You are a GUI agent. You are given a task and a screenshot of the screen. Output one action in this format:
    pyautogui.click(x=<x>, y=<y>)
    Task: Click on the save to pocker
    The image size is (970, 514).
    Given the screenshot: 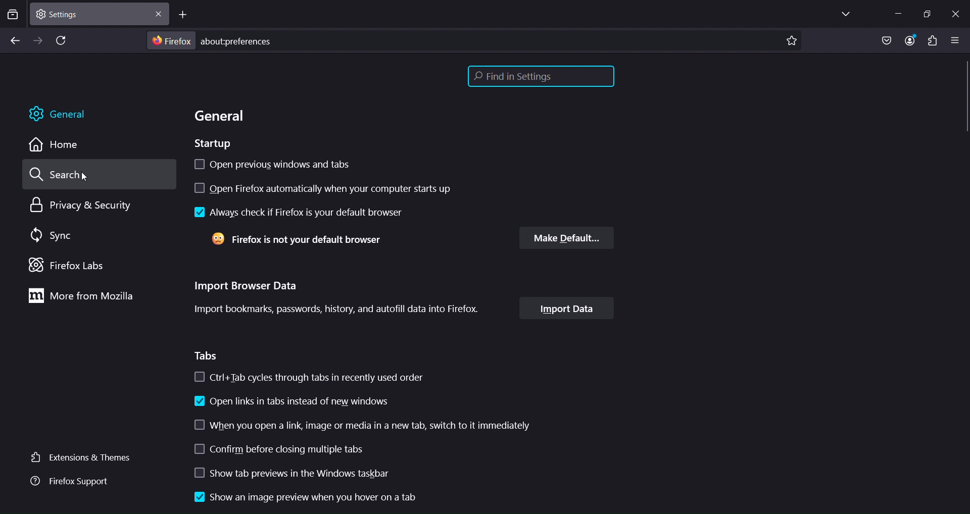 What is the action you would take?
    pyautogui.click(x=886, y=41)
    